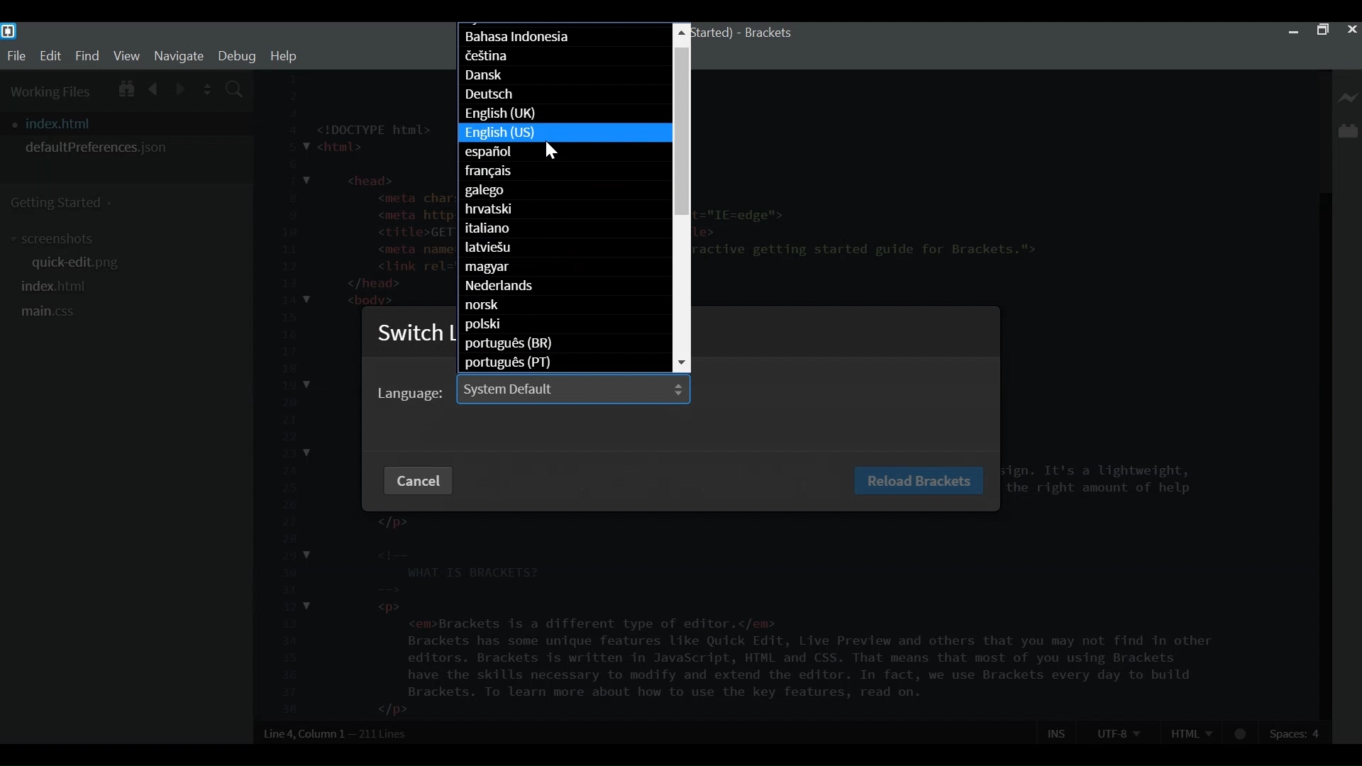 This screenshot has height=766, width=1362. I want to click on Navigate Forward, so click(181, 87).